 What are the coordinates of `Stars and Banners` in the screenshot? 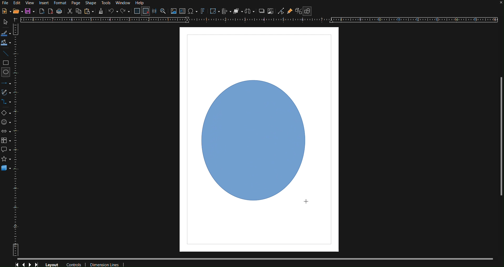 It's located at (5, 160).